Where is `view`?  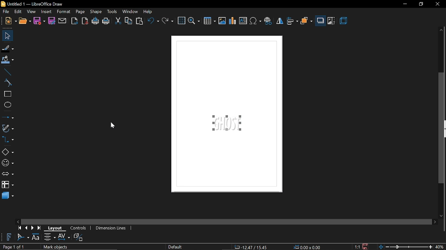 view is located at coordinates (31, 11).